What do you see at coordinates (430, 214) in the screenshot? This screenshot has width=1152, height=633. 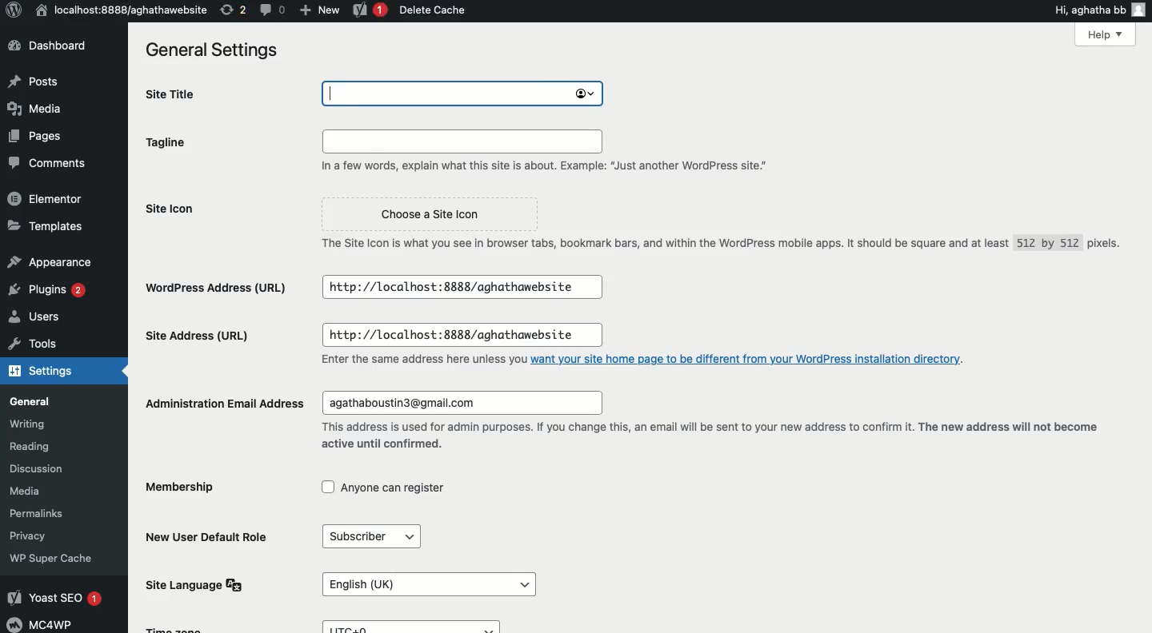 I see `Choose a Site Icon` at bounding box center [430, 214].